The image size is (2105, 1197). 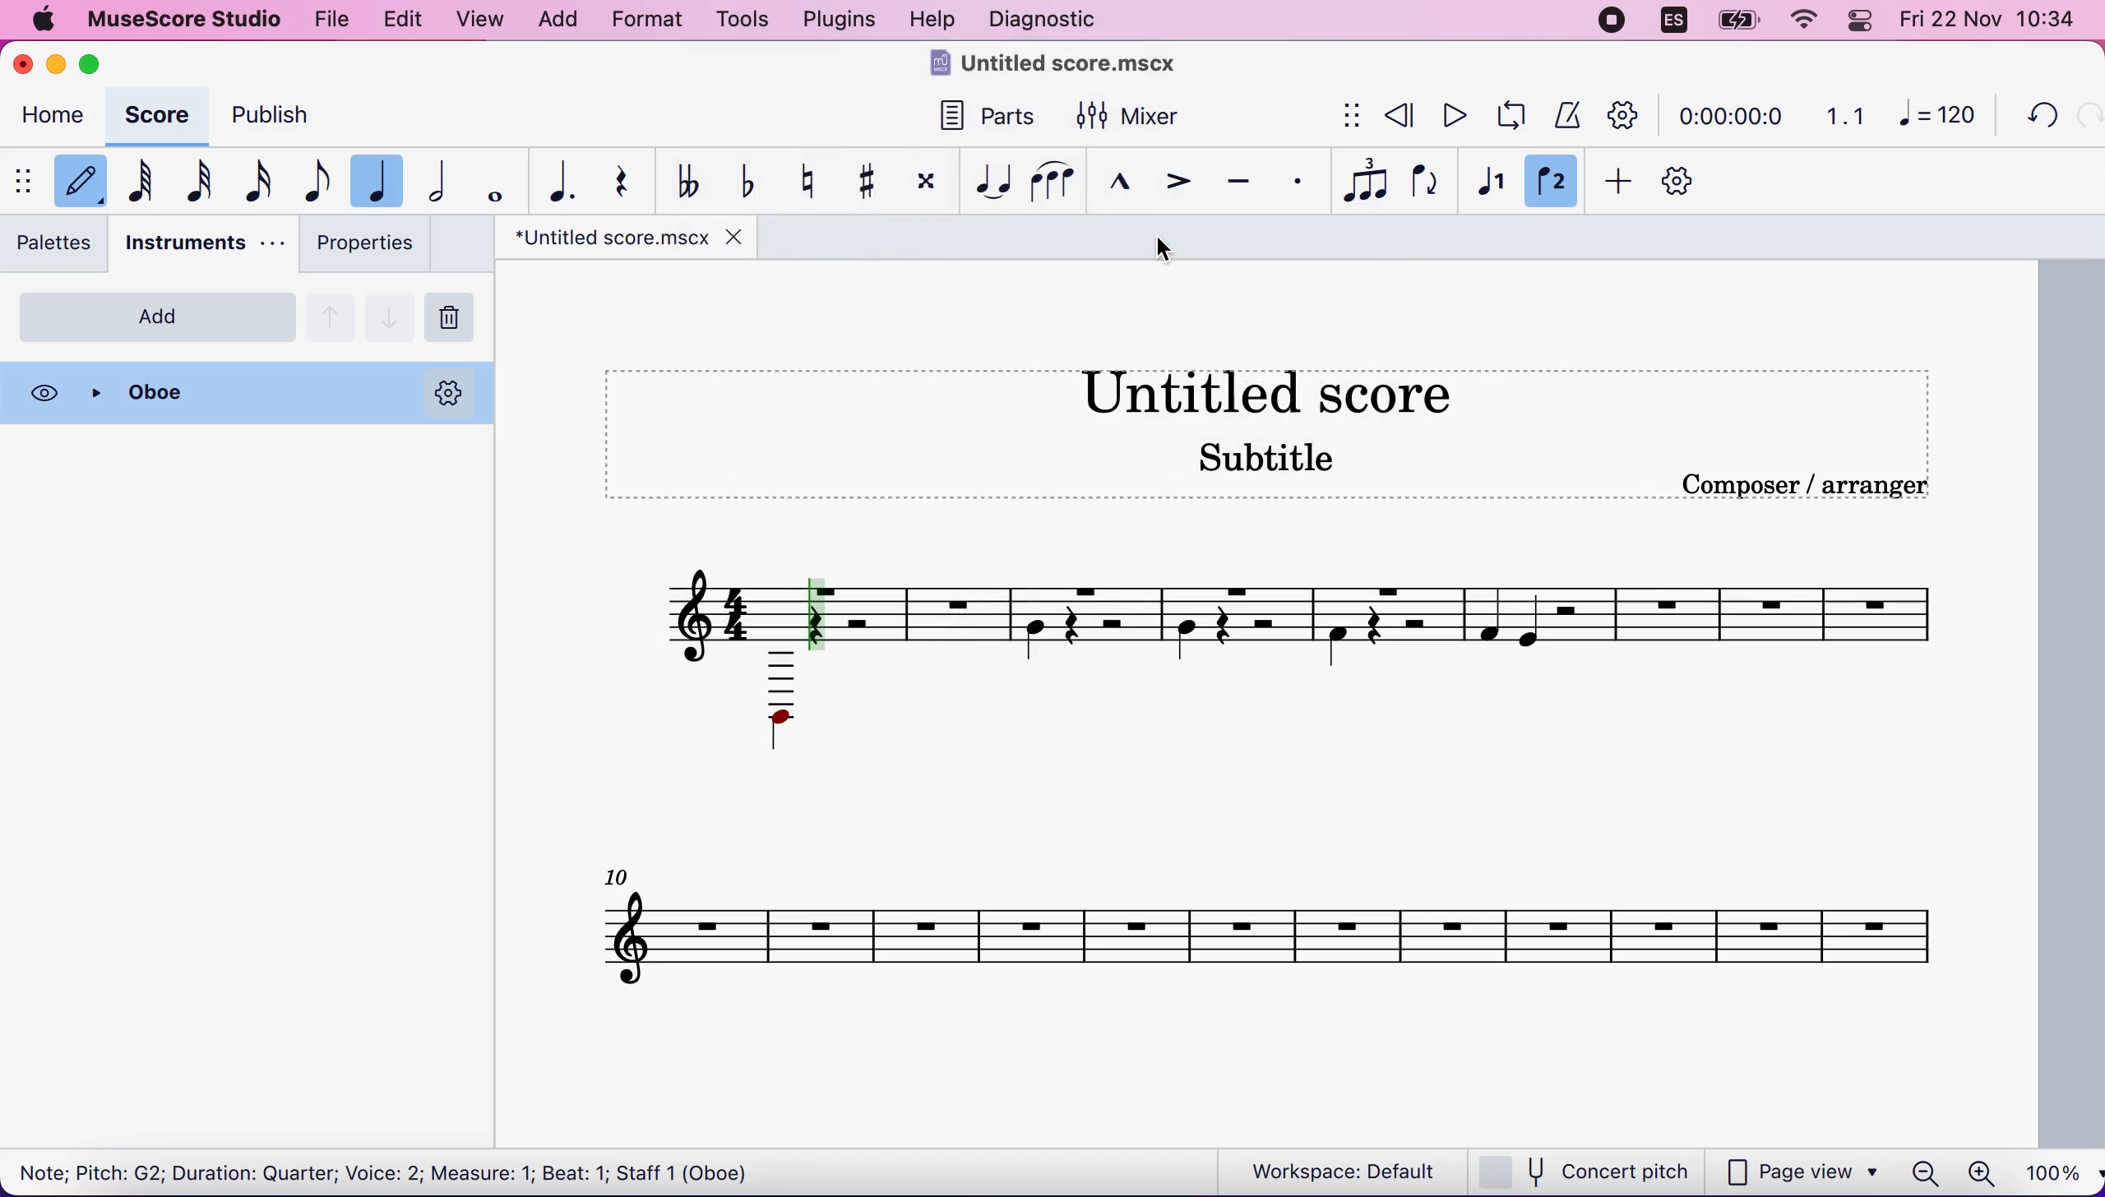 I want to click on wifi, so click(x=1797, y=19).